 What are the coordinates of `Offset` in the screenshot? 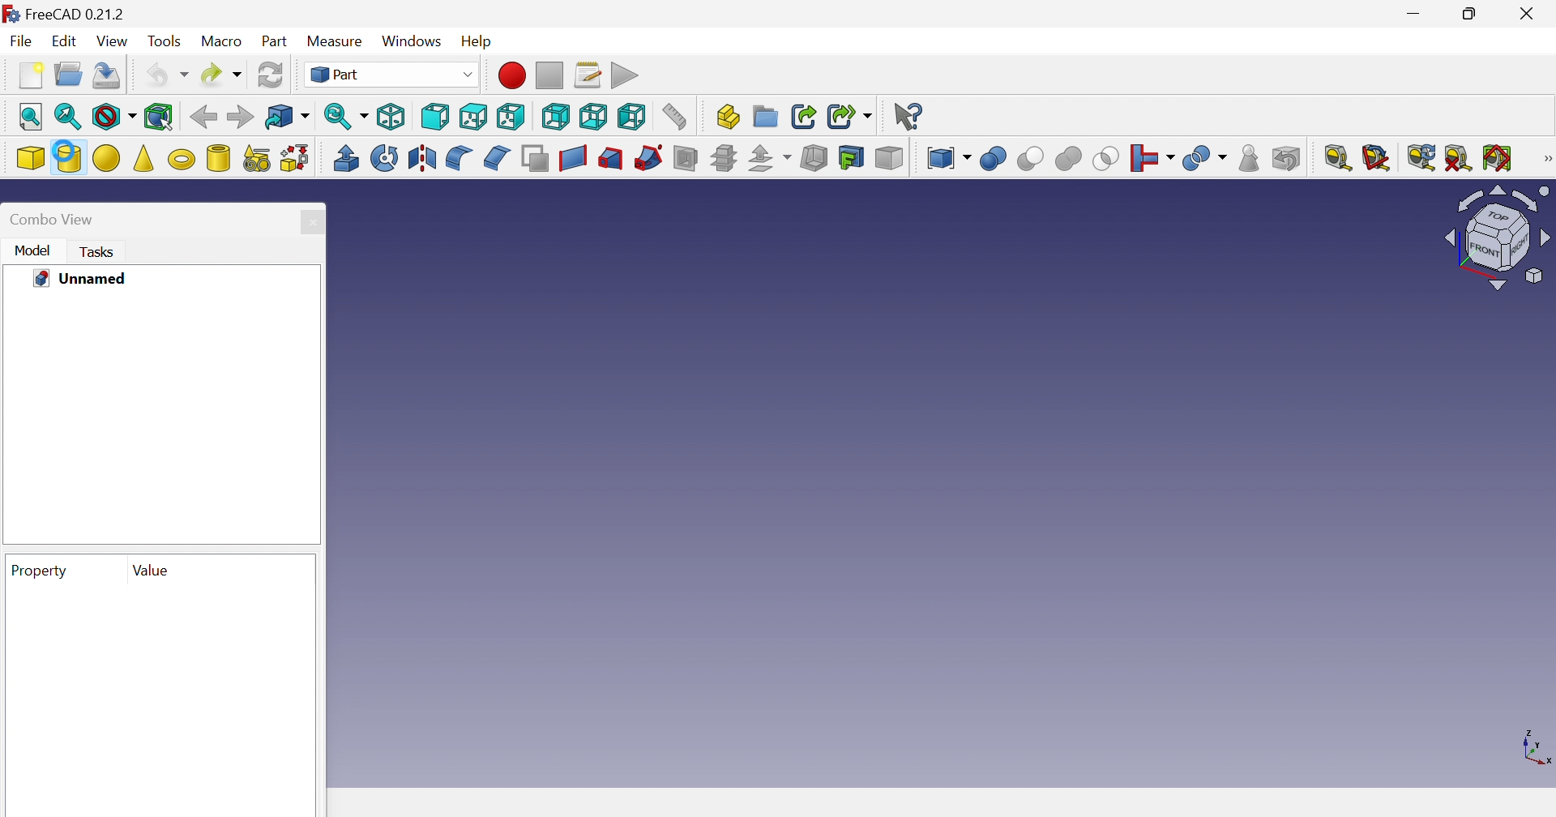 It's located at (769, 160).